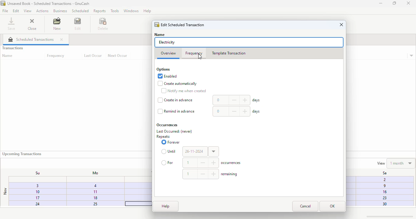 This screenshot has height=219, width=416. What do you see at coordinates (161, 34) in the screenshot?
I see `Names` at bounding box center [161, 34].